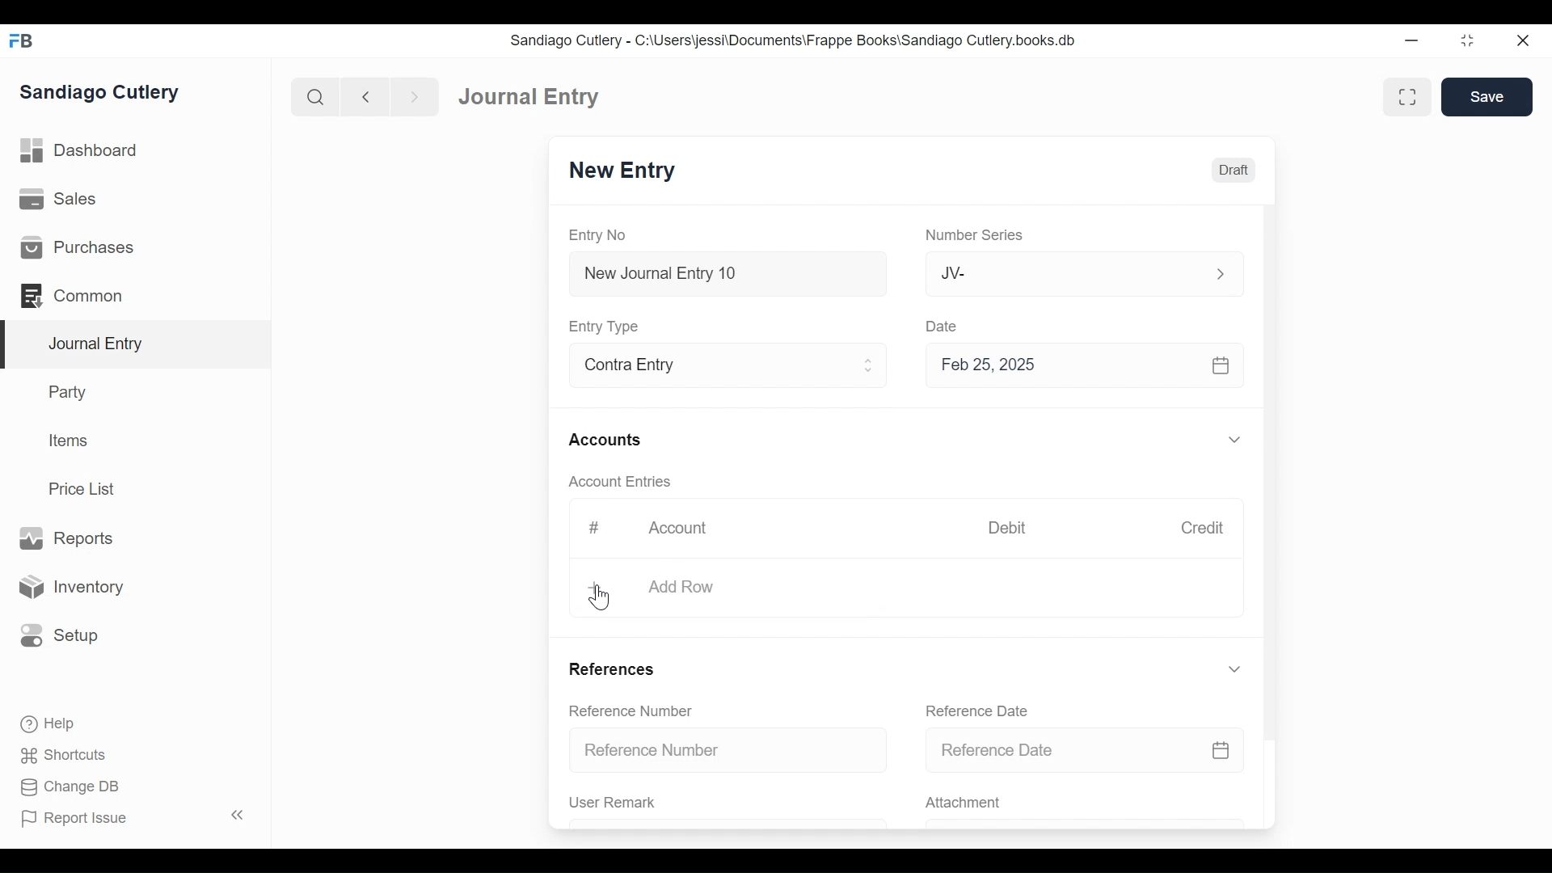 Image resolution: width=1552 pixels, height=873 pixels. I want to click on Reference Number, so click(634, 712).